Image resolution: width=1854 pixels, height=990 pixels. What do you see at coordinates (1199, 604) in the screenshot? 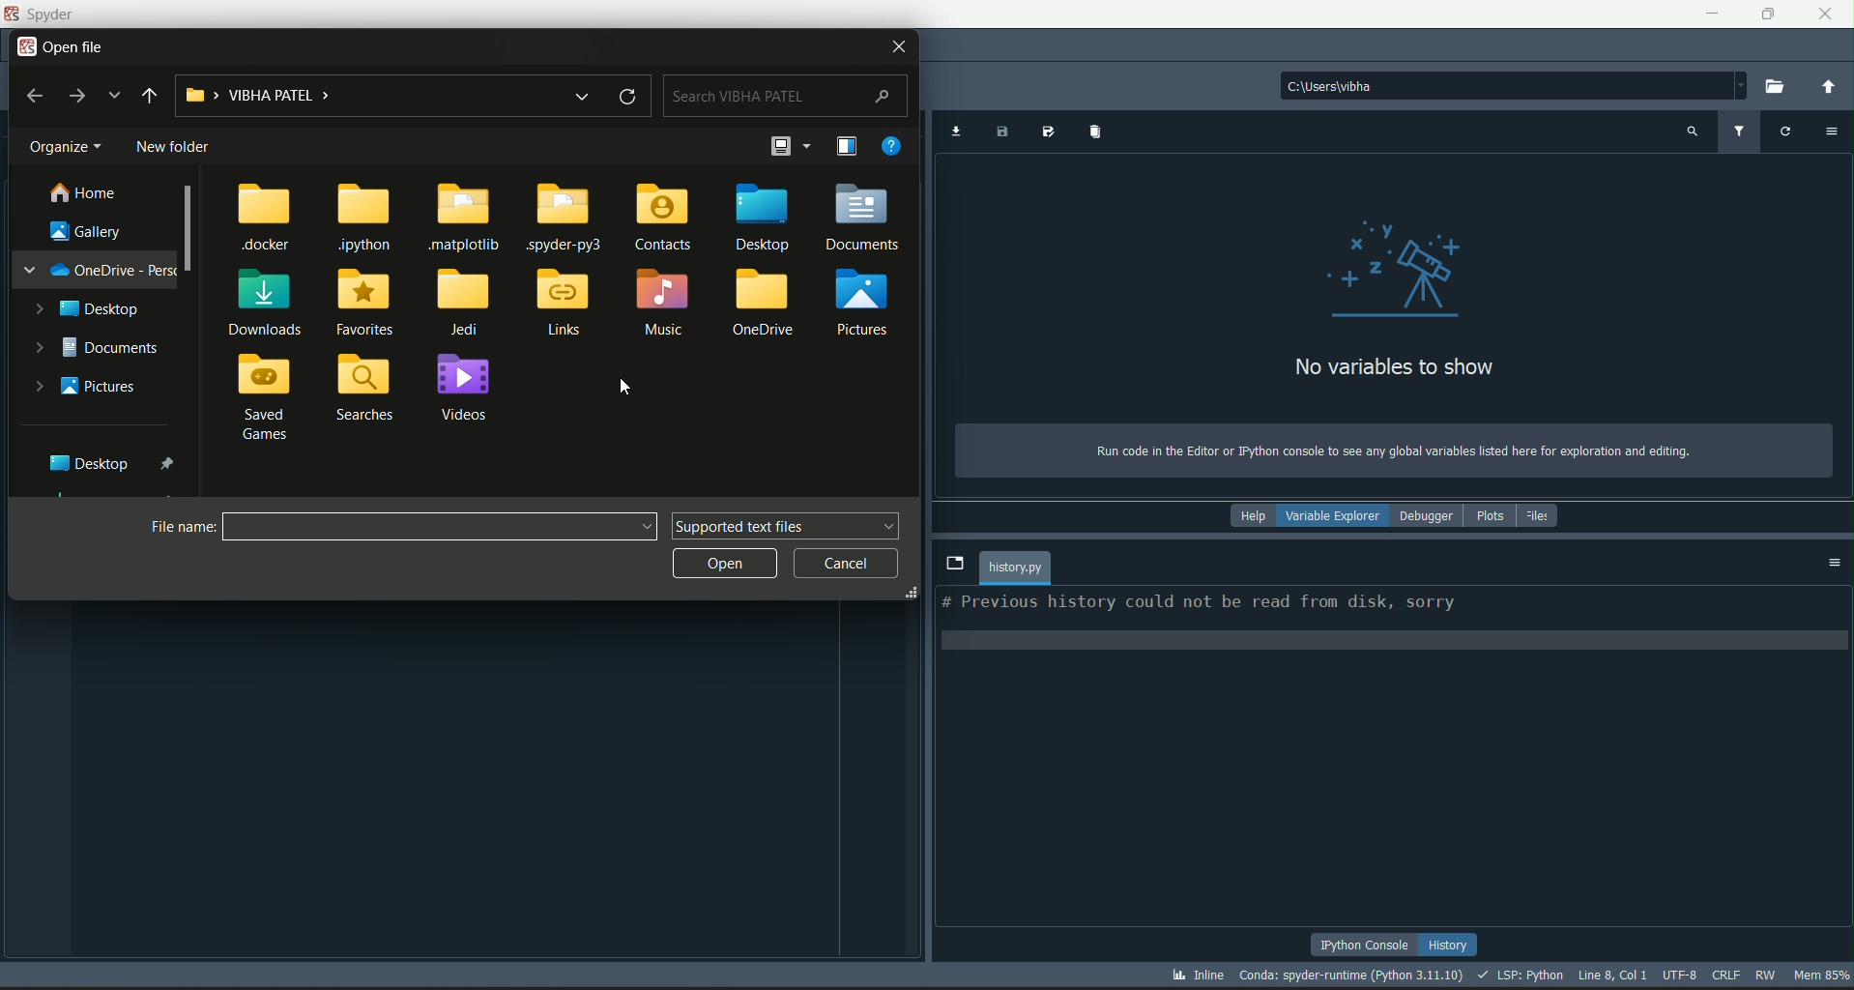
I see `text` at bounding box center [1199, 604].